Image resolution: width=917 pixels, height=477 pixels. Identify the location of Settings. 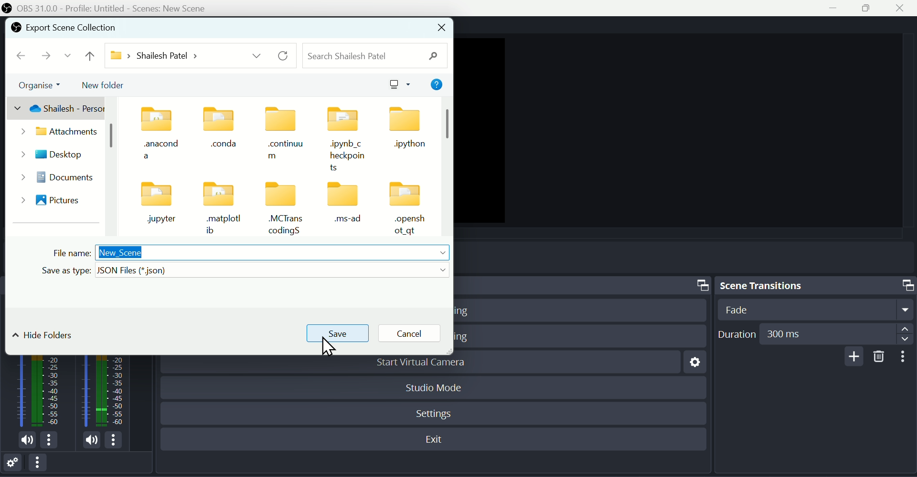
(436, 412).